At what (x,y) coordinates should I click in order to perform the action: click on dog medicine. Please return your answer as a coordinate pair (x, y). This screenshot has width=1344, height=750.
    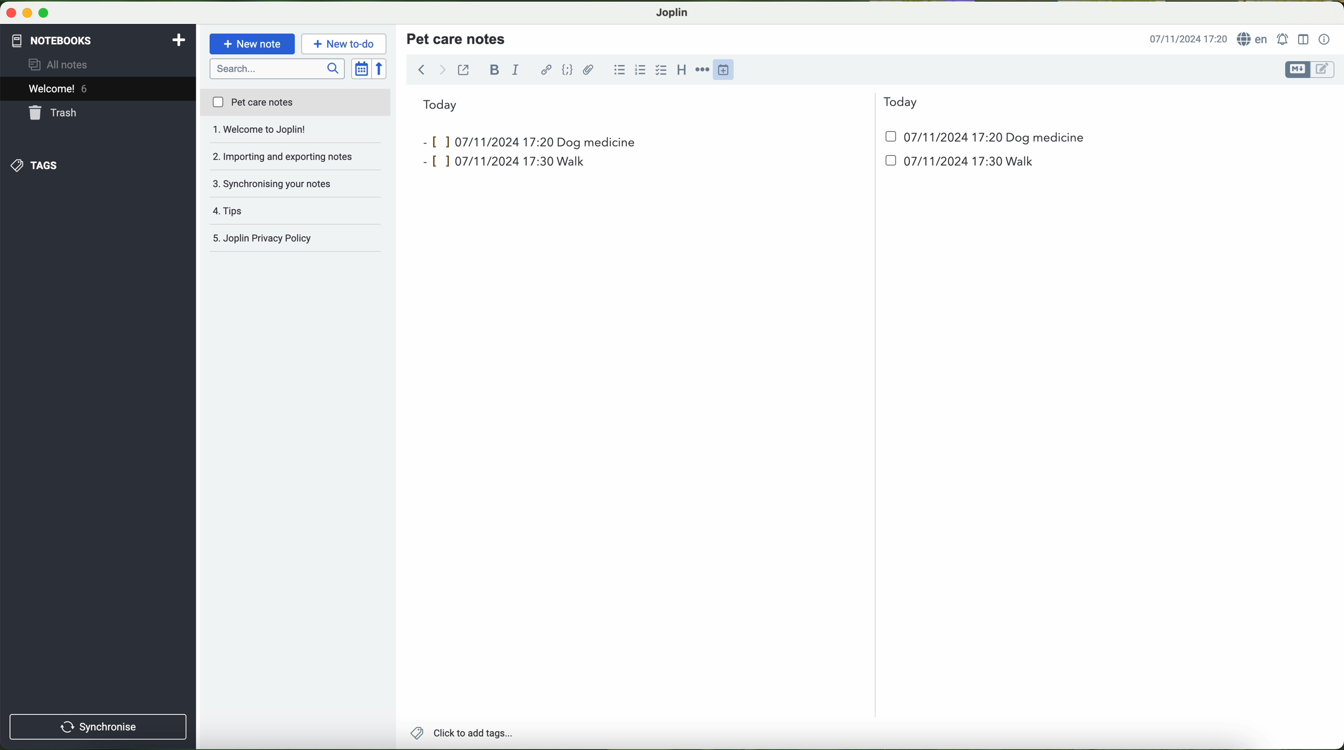
    Looking at the image, I should click on (1046, 138).